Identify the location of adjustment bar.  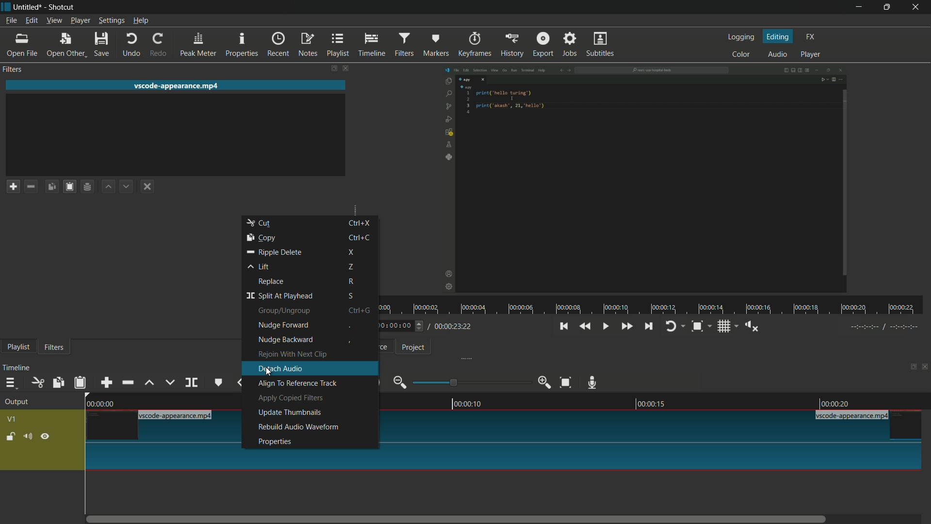
(471, 382).